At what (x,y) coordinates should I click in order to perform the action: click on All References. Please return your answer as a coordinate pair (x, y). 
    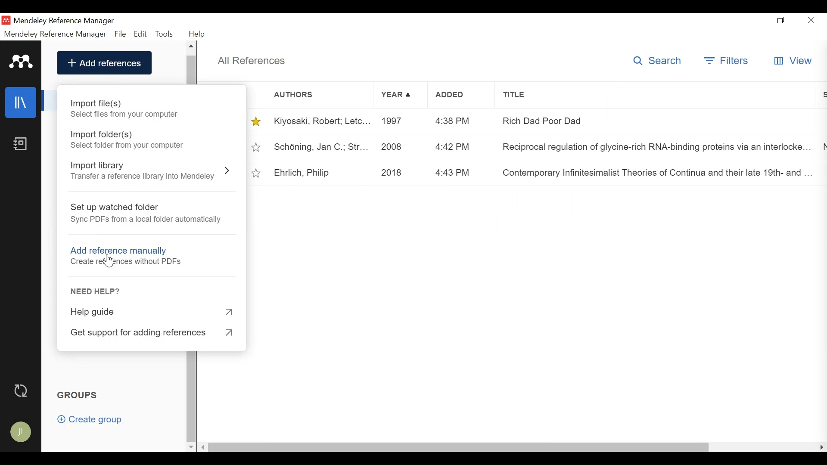
    Looking at the image, I should click on (251, 61).